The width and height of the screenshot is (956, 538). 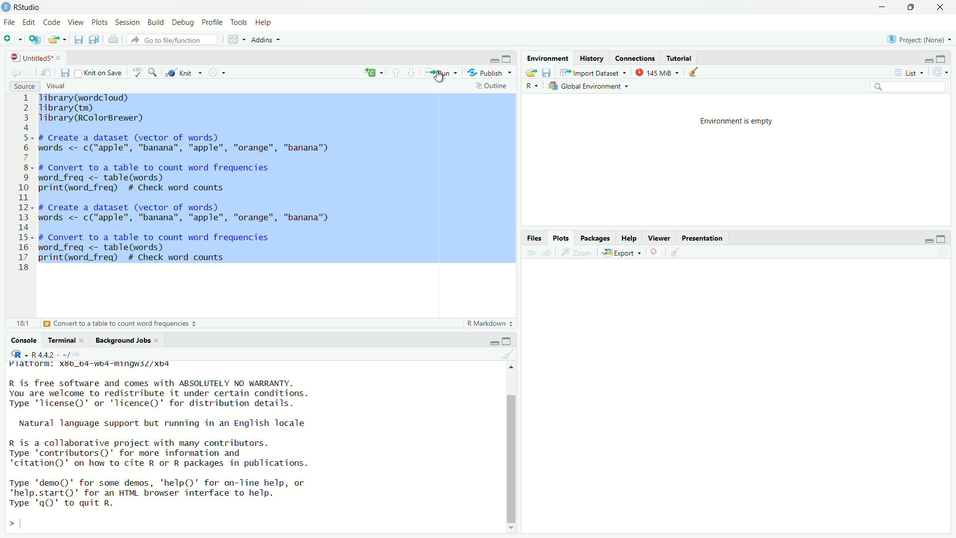 What do you see at coordinates (213, 23) in the screenshot?
I see `Profile` at bounding box center [213, 23].